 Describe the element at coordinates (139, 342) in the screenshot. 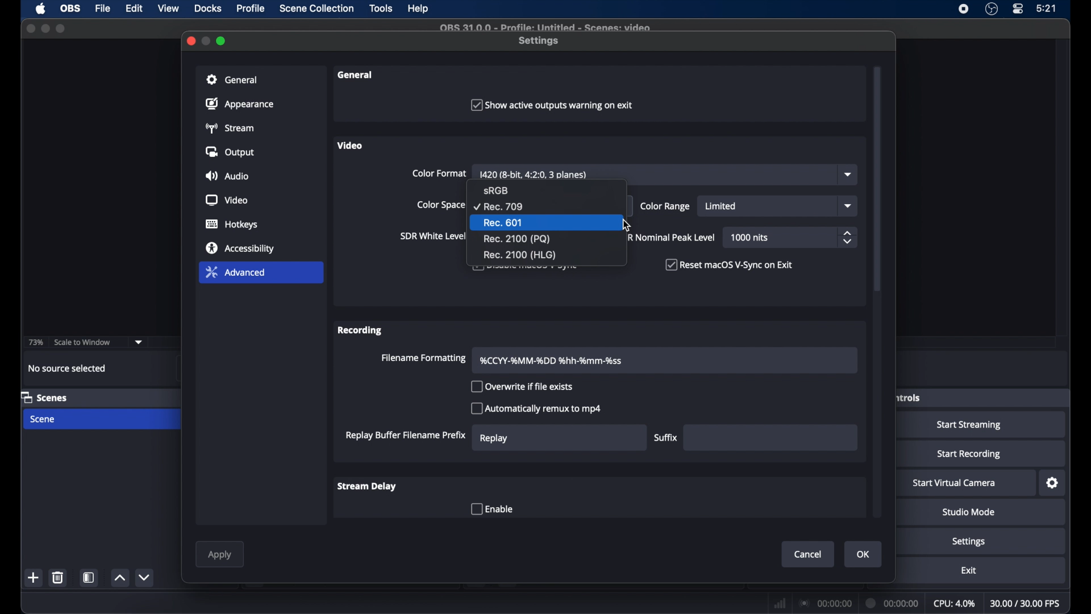

I see `dropdown` at that location.